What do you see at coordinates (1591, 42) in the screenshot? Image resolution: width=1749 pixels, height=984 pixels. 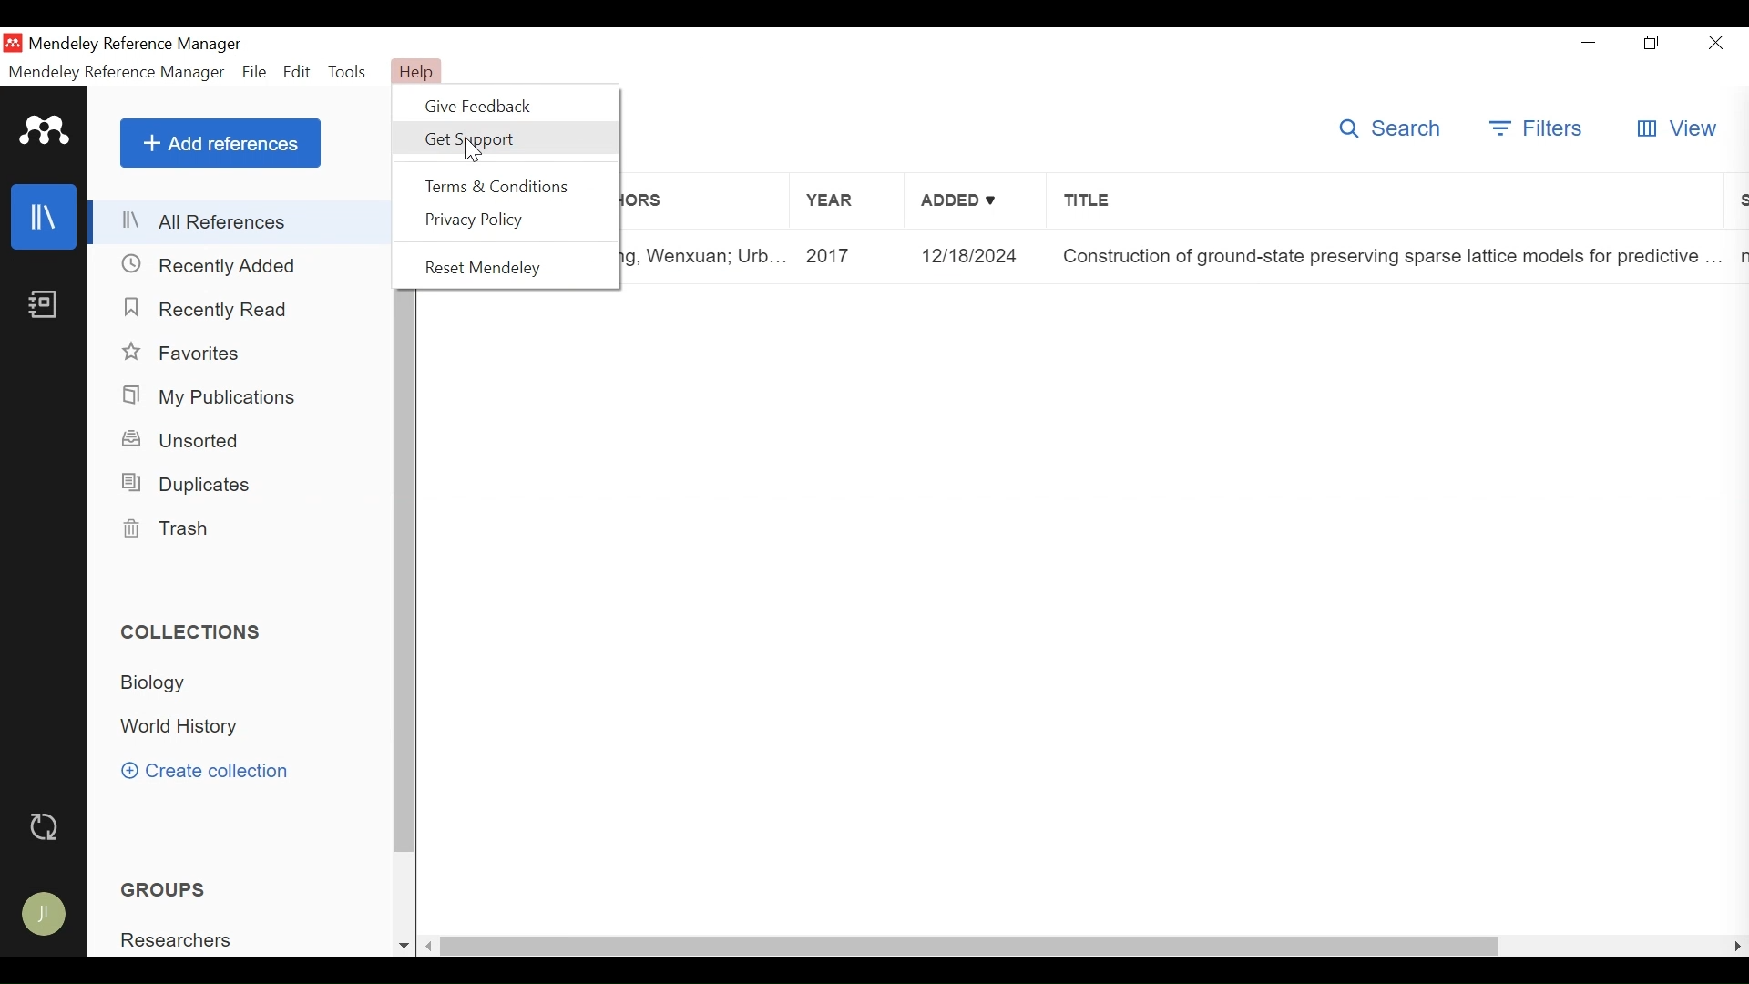 I see `minimize` at bounding box center [1591, 42].